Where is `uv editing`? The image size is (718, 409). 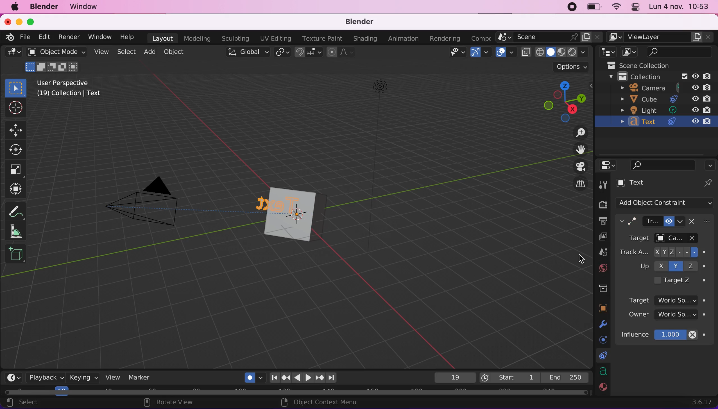 uv editing is located at coordinates (277, 38).